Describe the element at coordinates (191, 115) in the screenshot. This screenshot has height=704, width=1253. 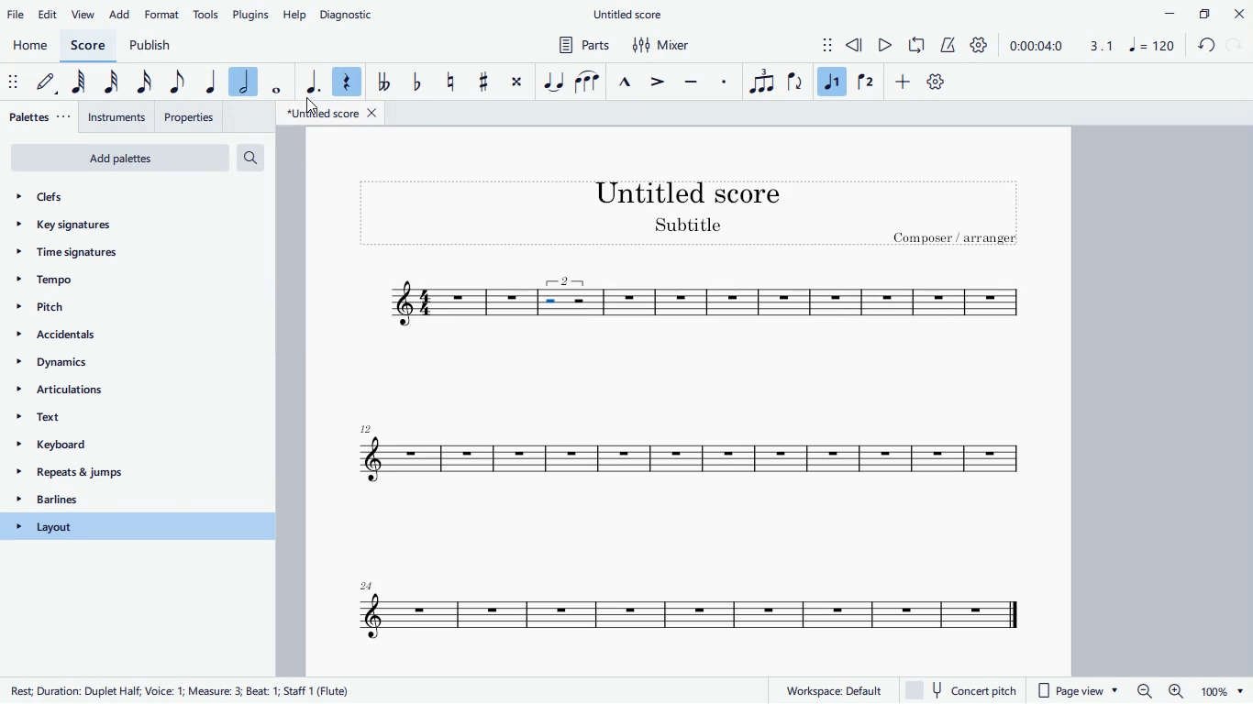
I see `properties` at that location.